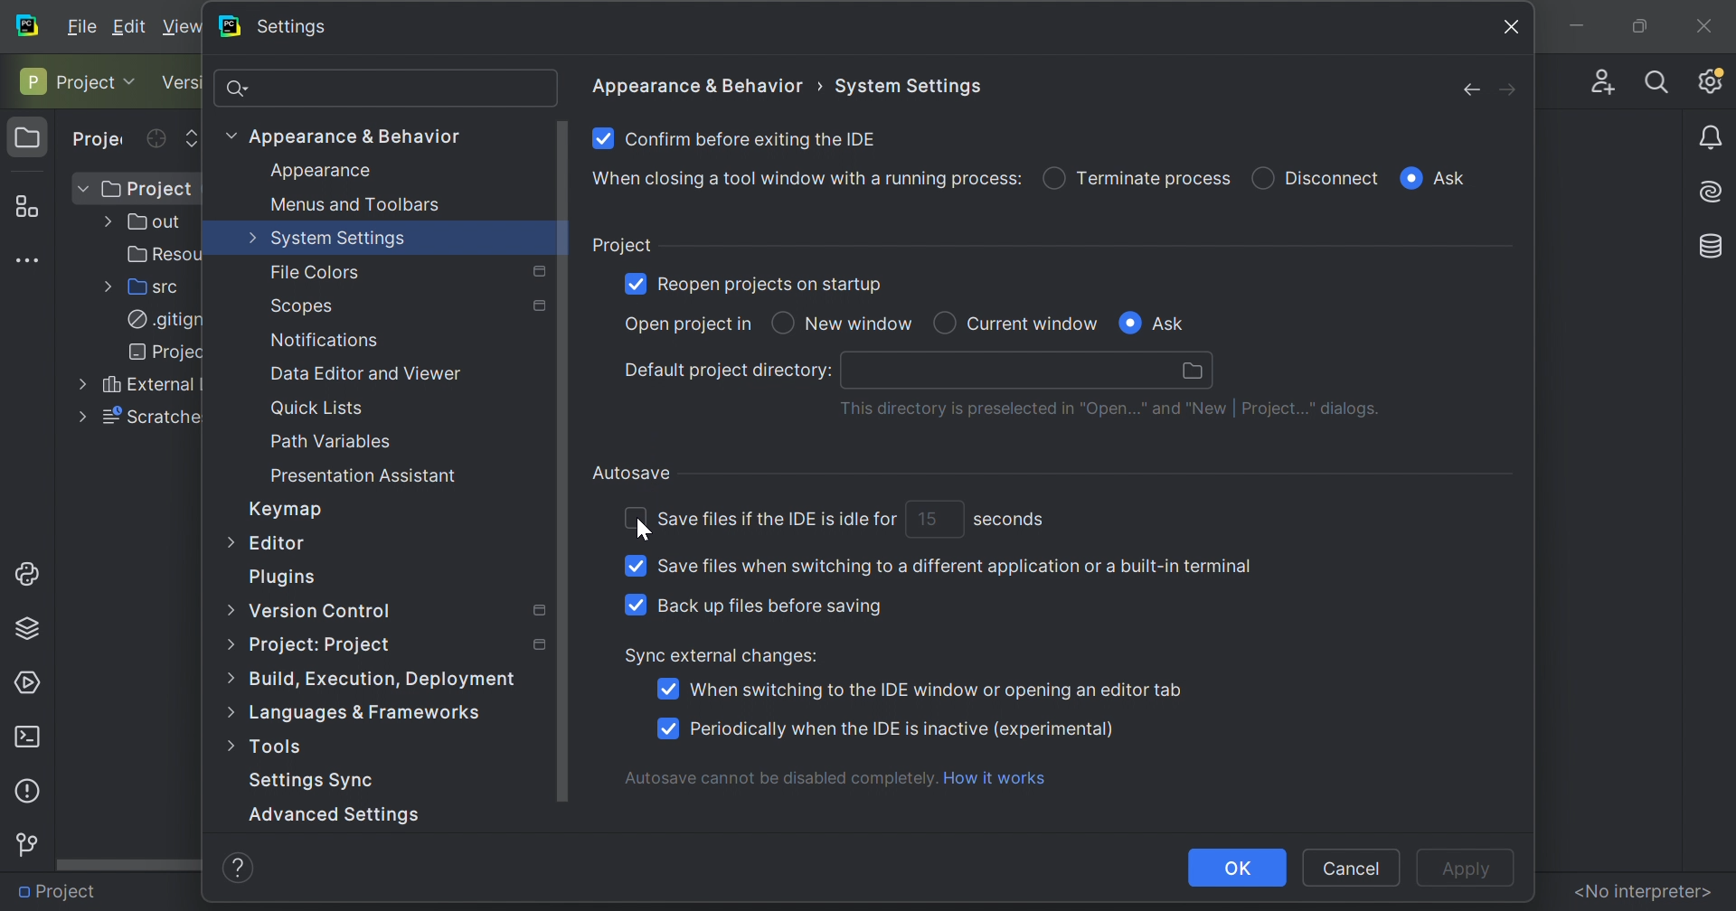 Image resolution: width=1736 pixels, height=911 pixels. What do you see at coordinates (1462, 89) in the screenshot?
I see `Back` at bounding box center [1462, 89].